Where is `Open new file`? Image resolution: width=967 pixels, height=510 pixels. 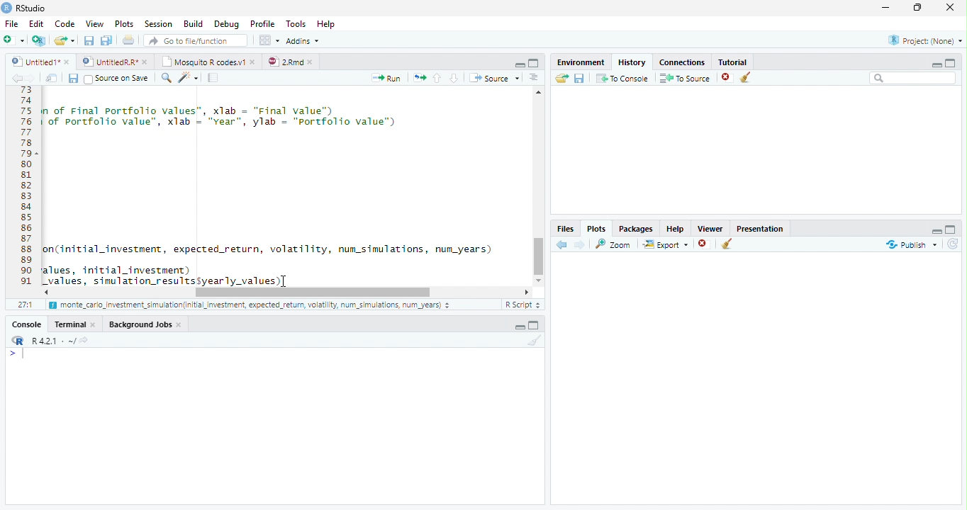 Open new file is located at coordinates (13, 40).